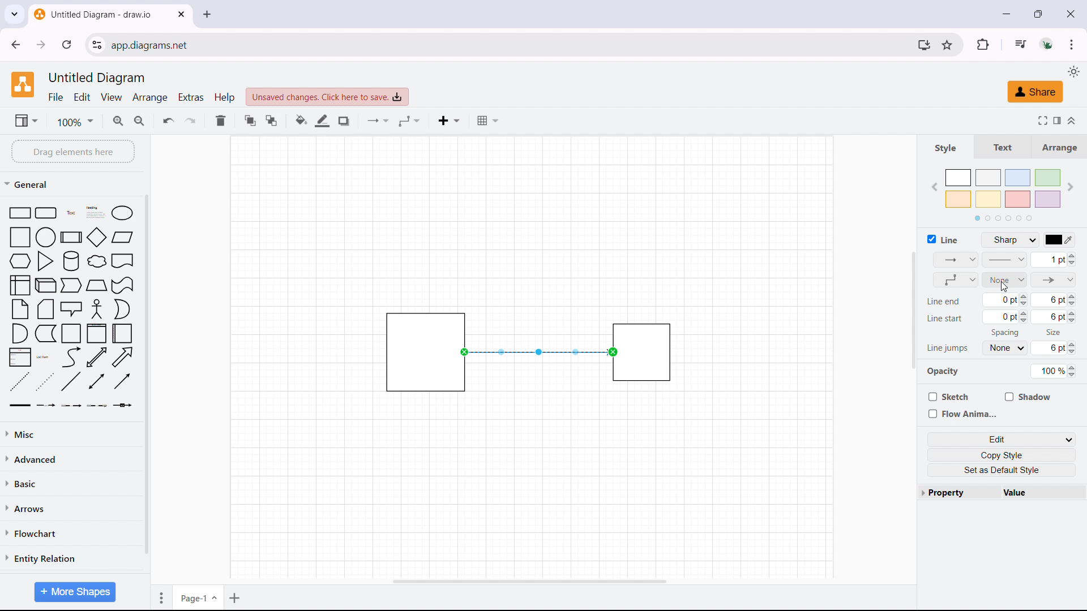 The image size is (1087, 611). What do you see at coordinates (1002, 194) in the screenshot?
I see `color styles` at bounding box center [1002, 194].